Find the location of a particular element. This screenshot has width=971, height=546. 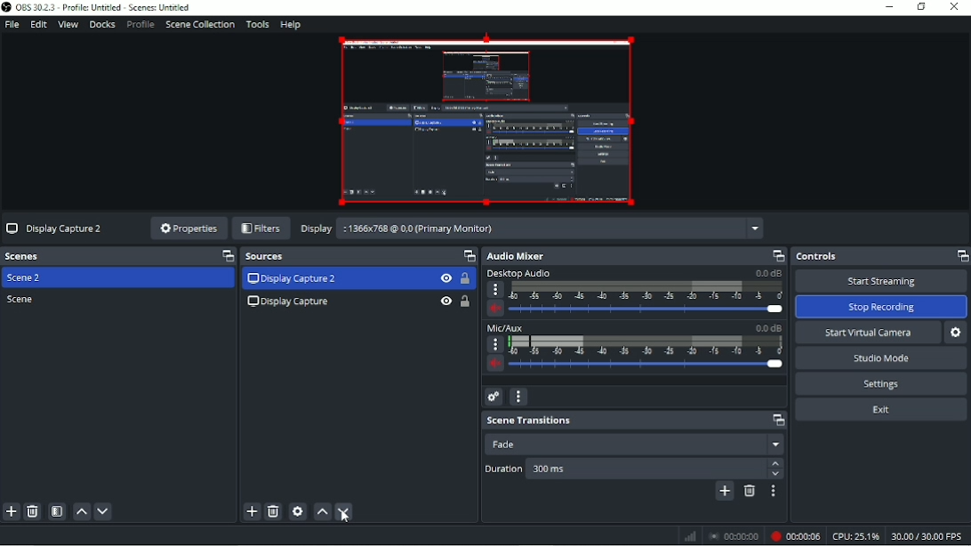

Exit is located at coordinates (880, 409).